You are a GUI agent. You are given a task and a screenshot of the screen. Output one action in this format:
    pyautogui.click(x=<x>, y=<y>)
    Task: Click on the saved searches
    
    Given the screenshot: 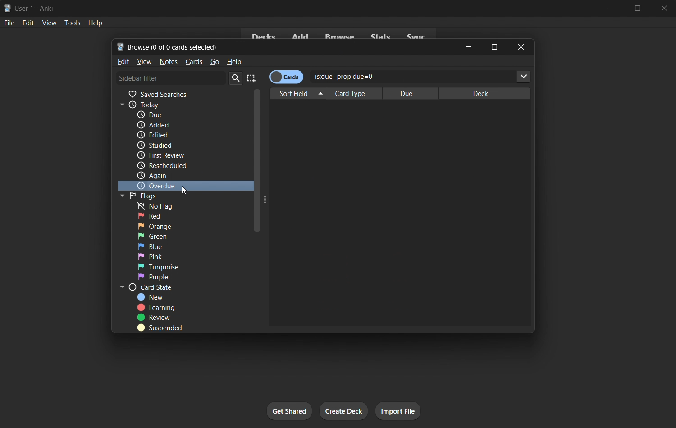 What is the action you would take?
    pyautogui.click(x=184, y=93)
    